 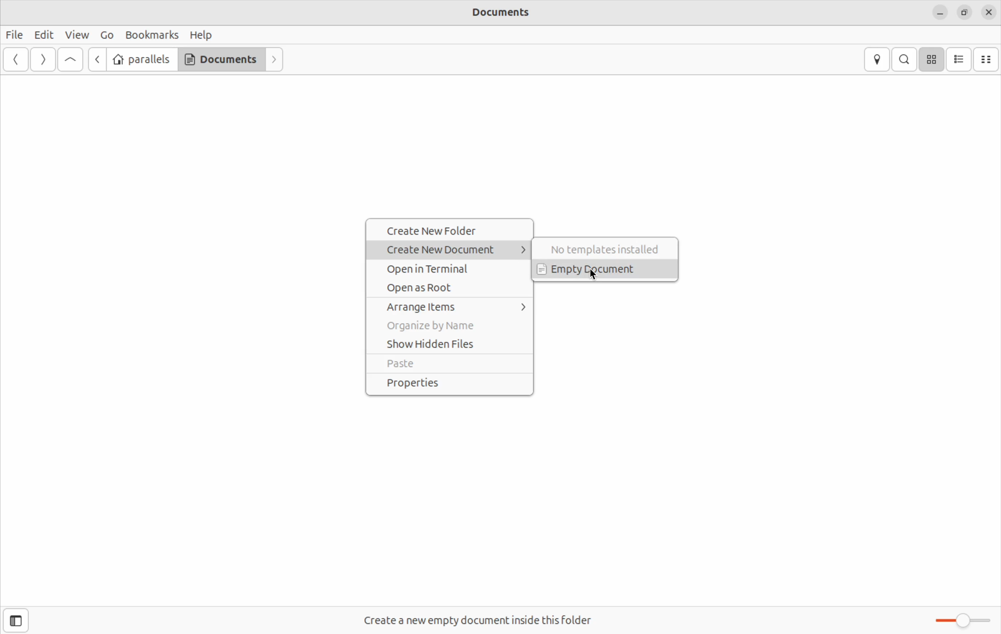 I want to click on list view, so click(x=959, y=59).